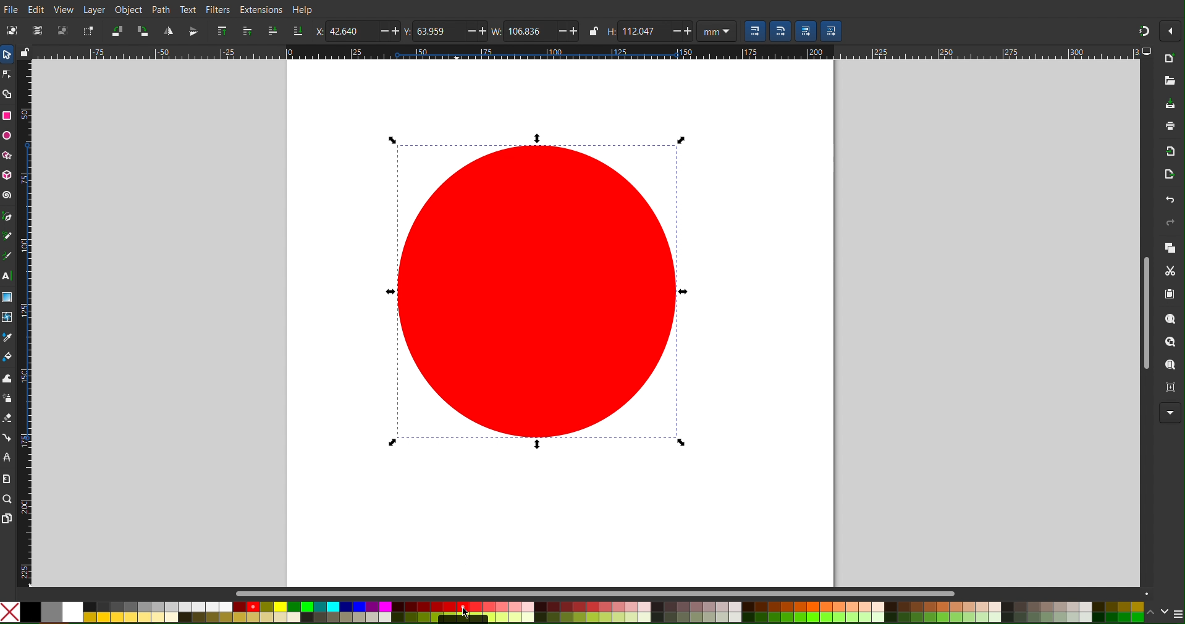 The image size is (1185, 624). What do you see at coordinates (222, 32) in the screenshot?
I see `Send to Top` at bounding box center [222, 32].